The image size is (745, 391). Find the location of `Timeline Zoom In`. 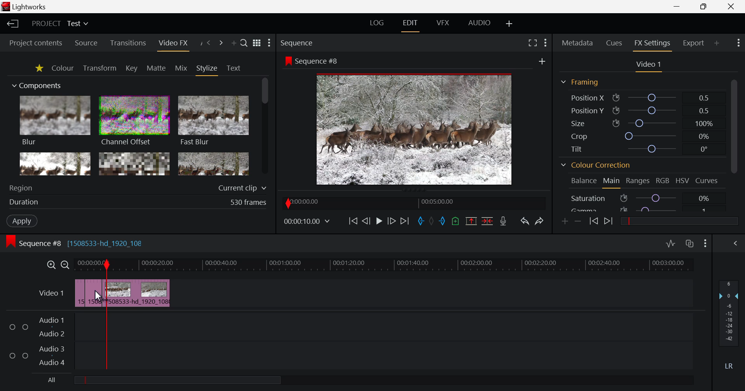

Timeline Zoom In is located at coordinates (50, 265).